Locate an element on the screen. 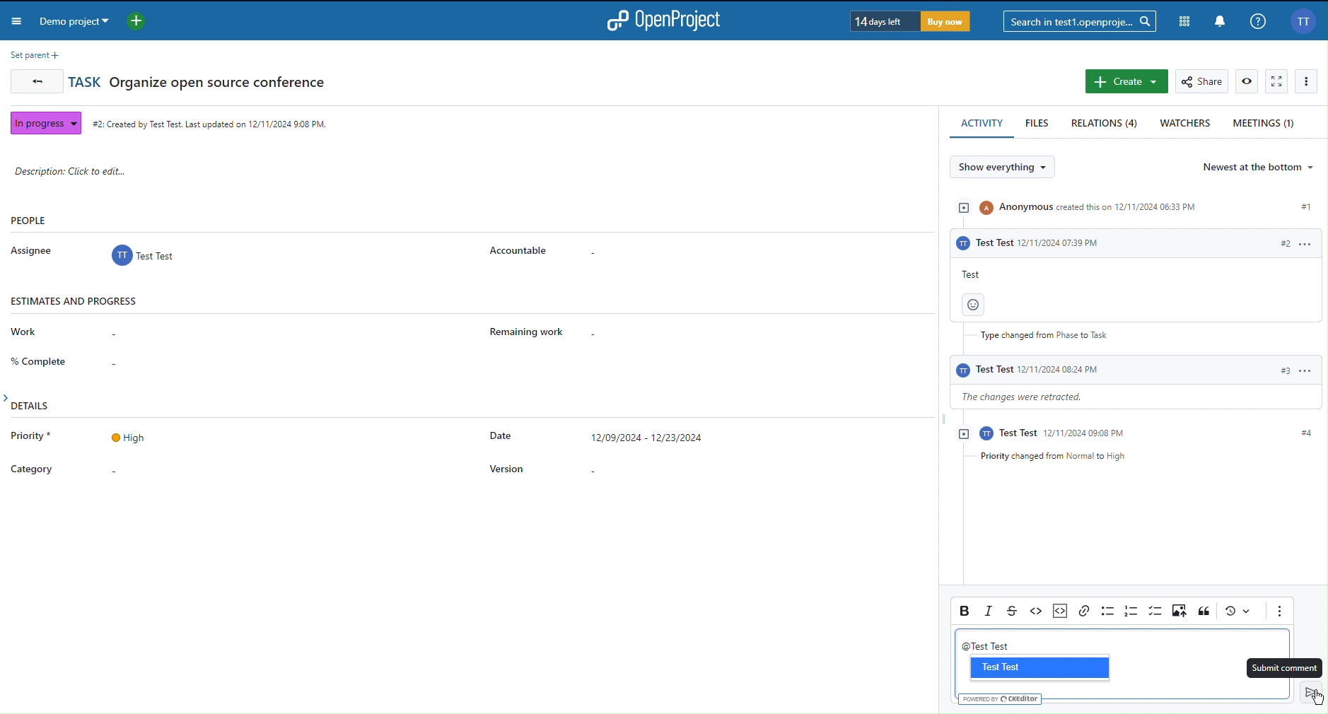 Image resolution: width=1328 pixels, height=714 pixels.  is located at coordinates (1007, 698).